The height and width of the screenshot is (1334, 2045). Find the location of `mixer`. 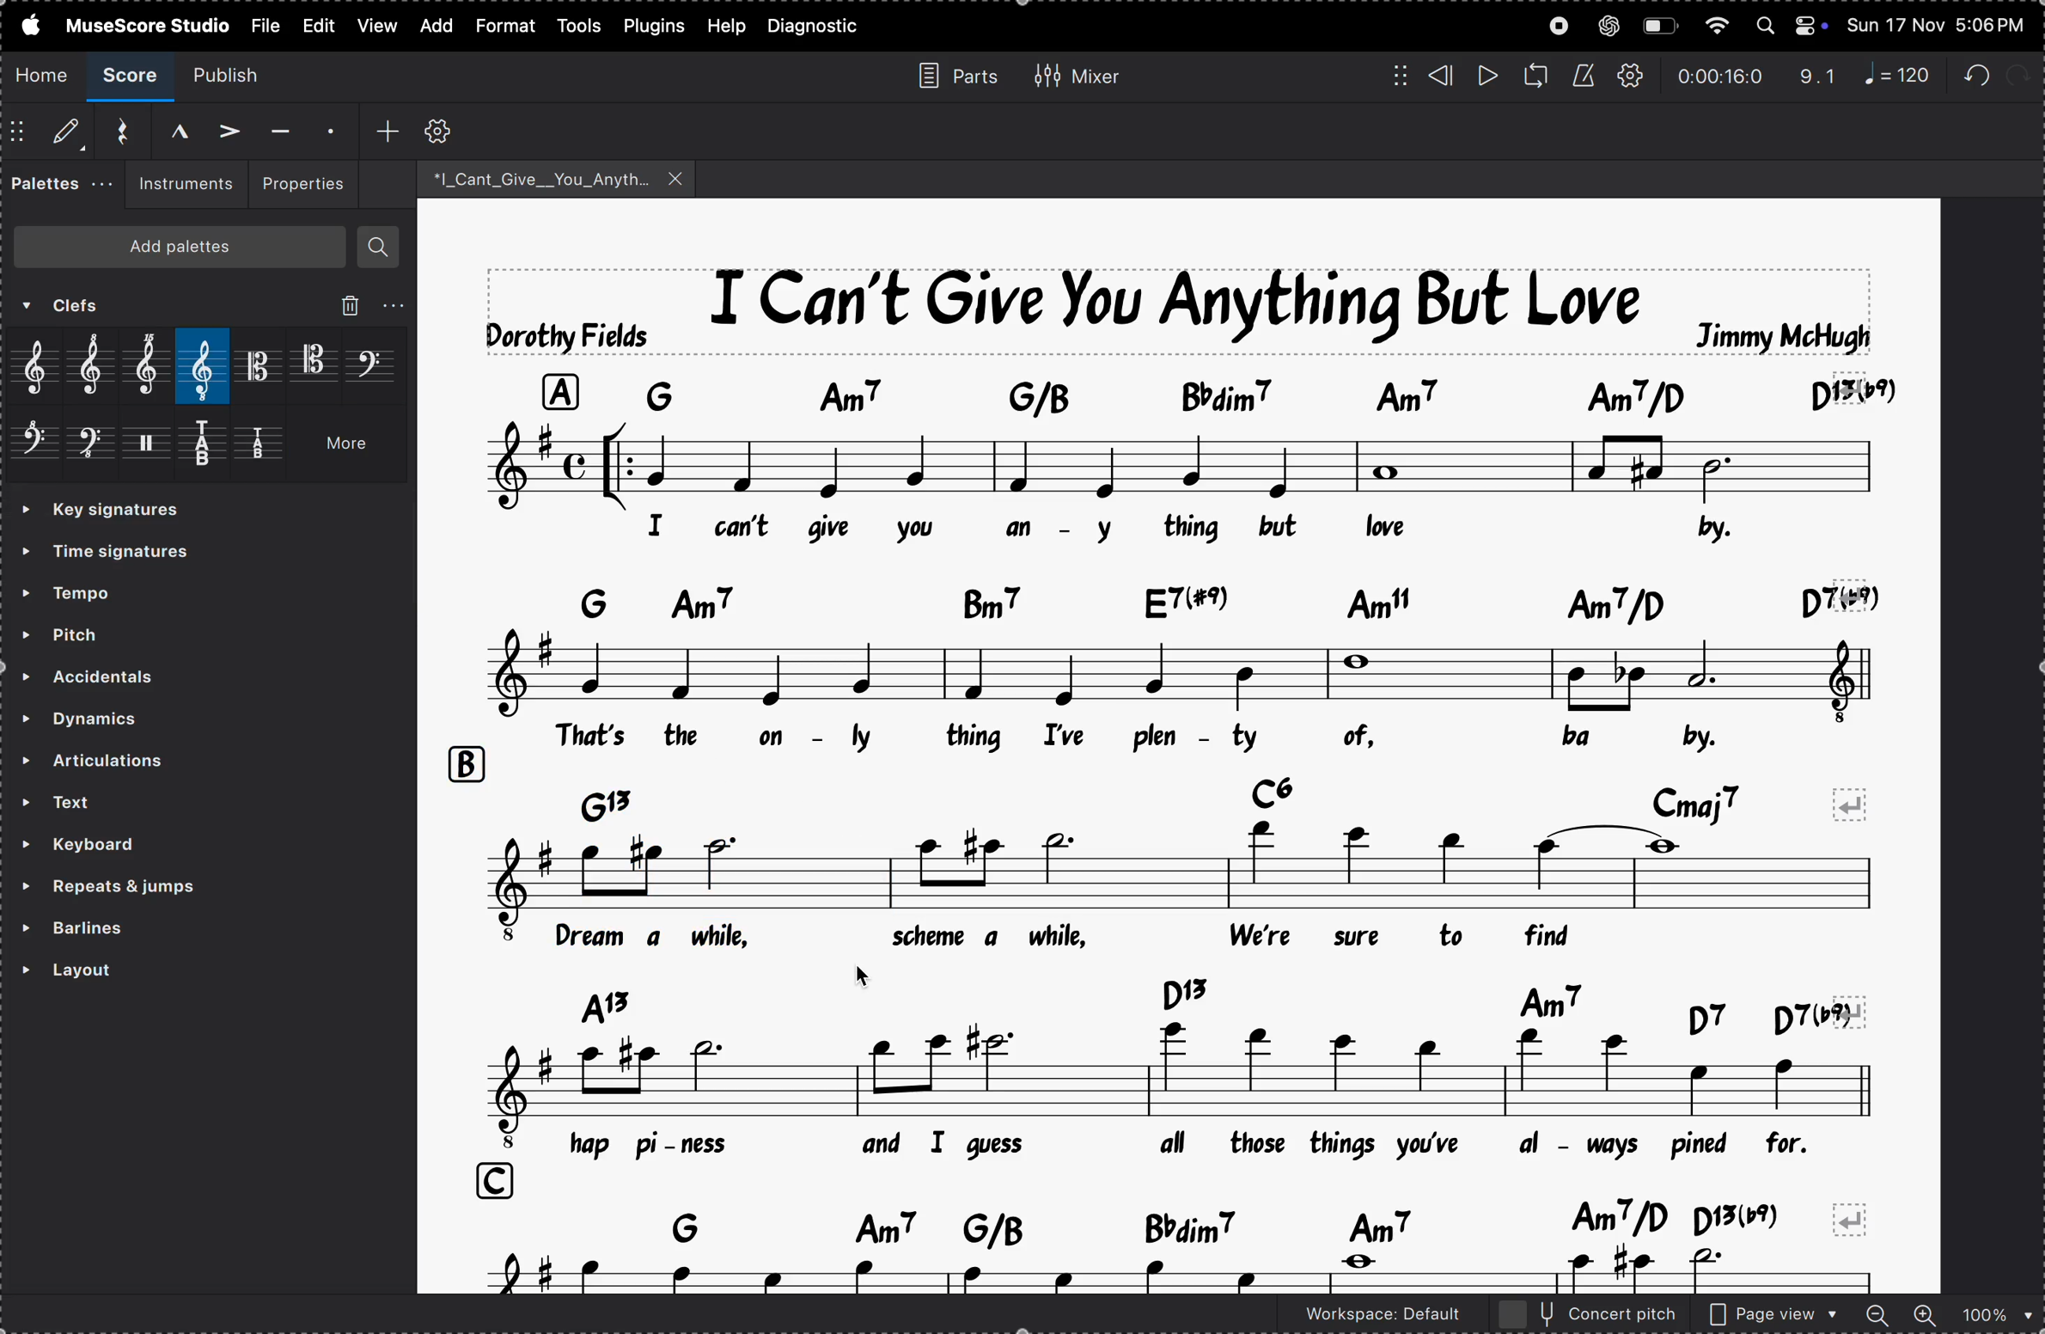

mixer is located at coordinates (1077, 73).